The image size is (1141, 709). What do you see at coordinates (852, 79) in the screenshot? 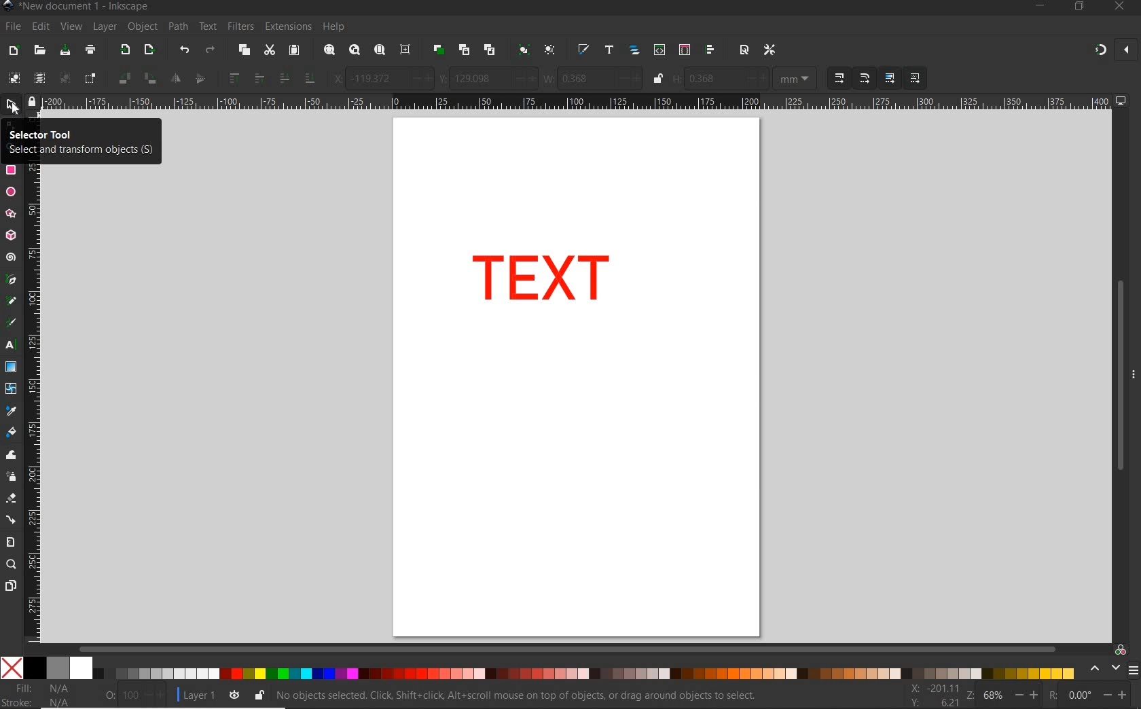
I see `SCALING` at bounding box center [852, 79].